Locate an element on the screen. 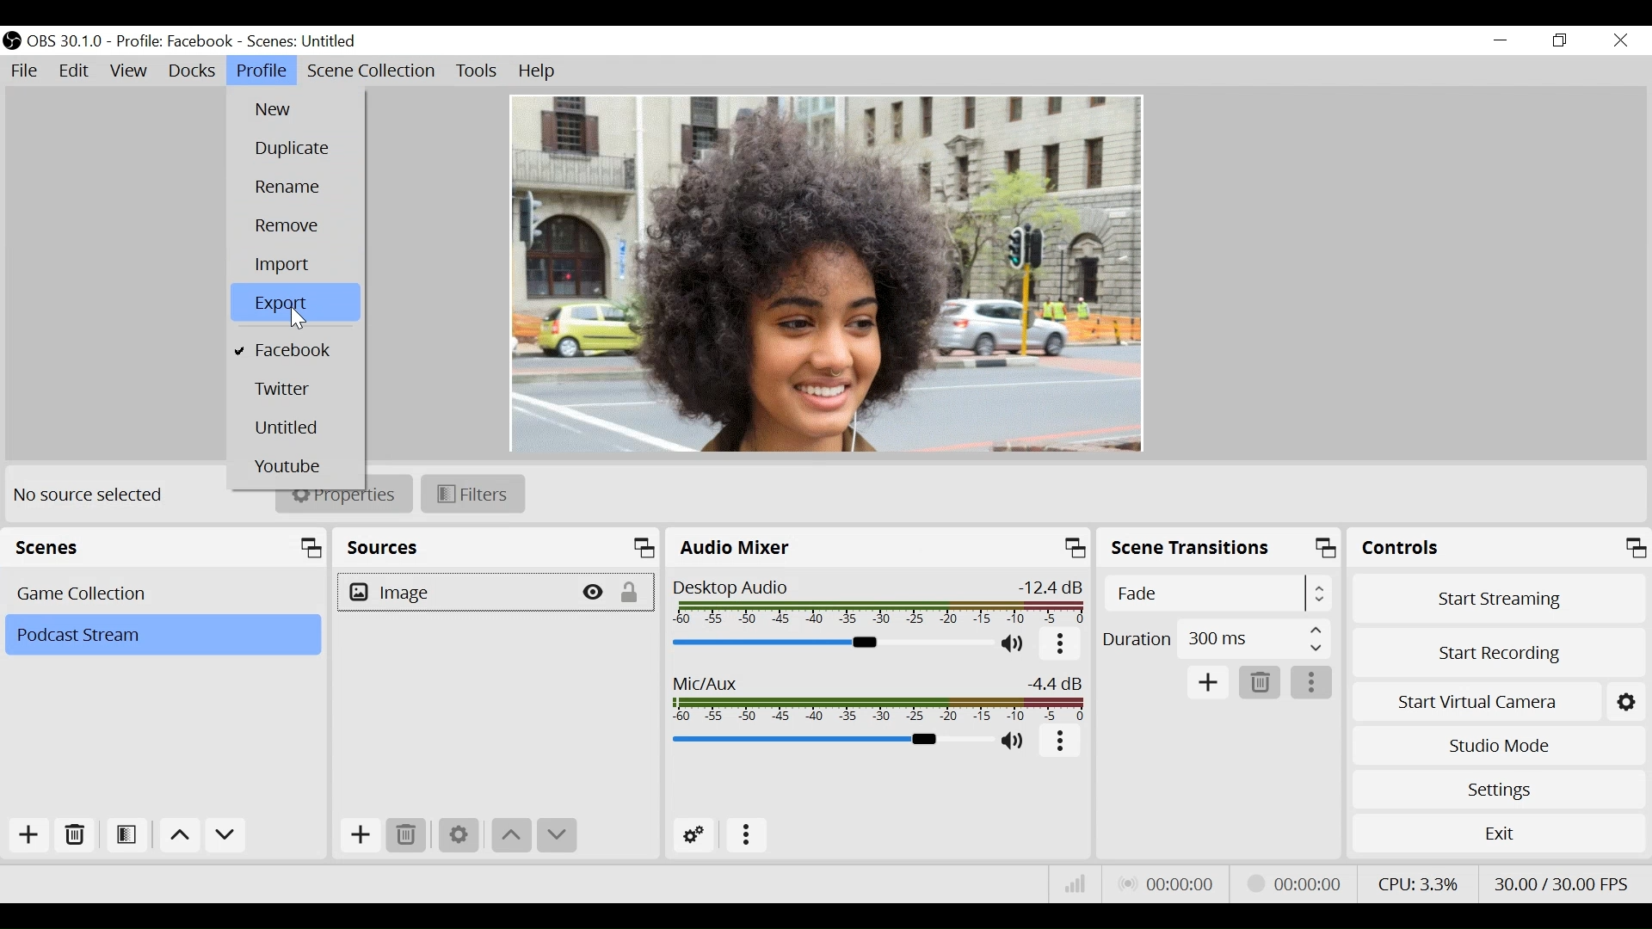 The width and height of the screenshot is (1652, 929). Sources is located at coordinates (496, 547).